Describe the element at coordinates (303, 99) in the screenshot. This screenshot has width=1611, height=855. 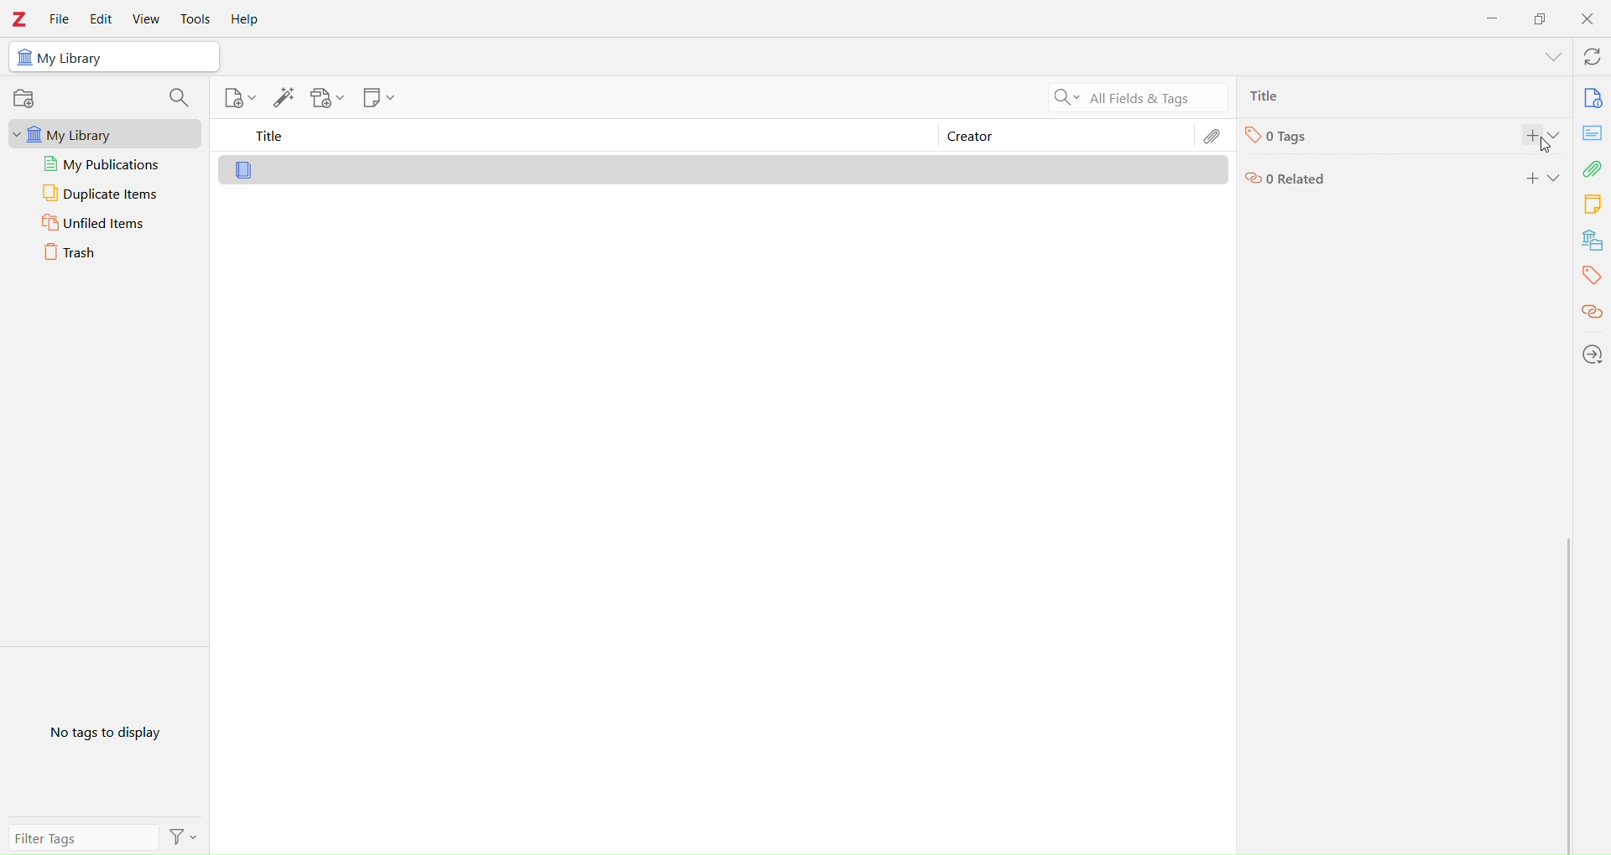
I see `Library tools` at that location.